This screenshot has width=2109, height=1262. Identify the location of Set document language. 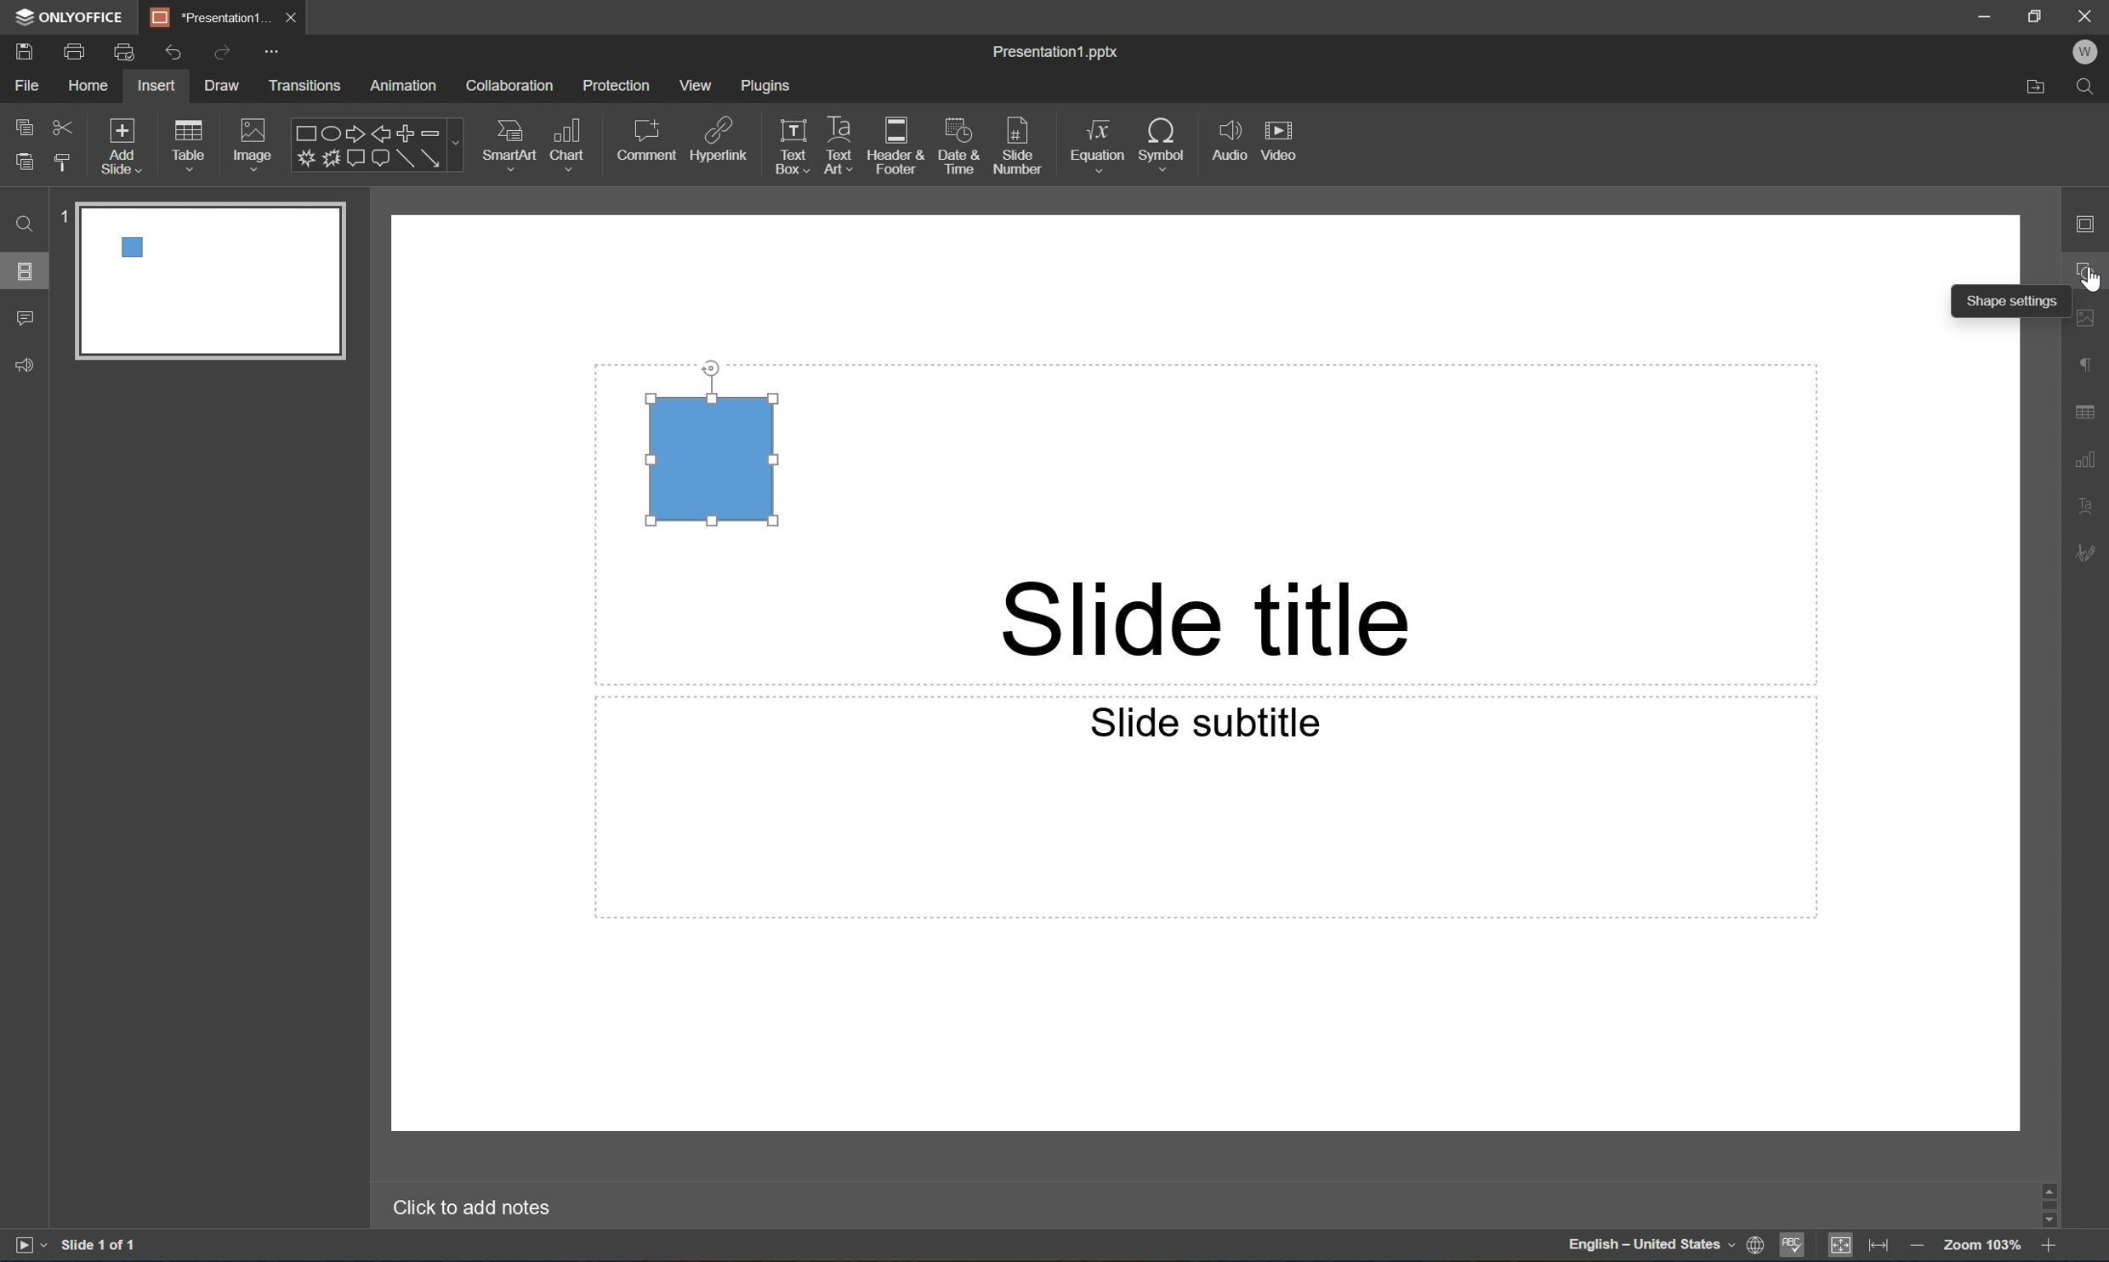
(1756, 1248).